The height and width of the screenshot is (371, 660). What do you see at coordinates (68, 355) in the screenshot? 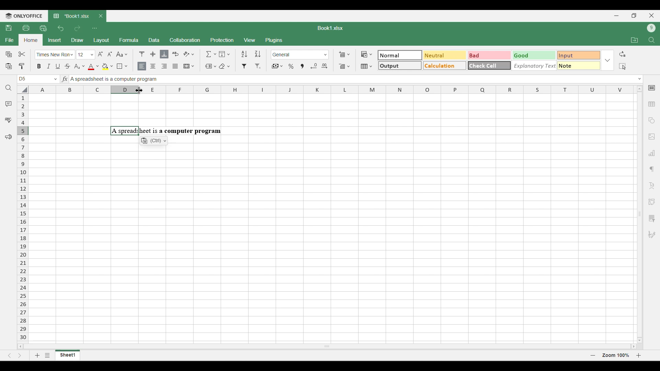
I see `Current sheet` at bounding box center [68, 355].